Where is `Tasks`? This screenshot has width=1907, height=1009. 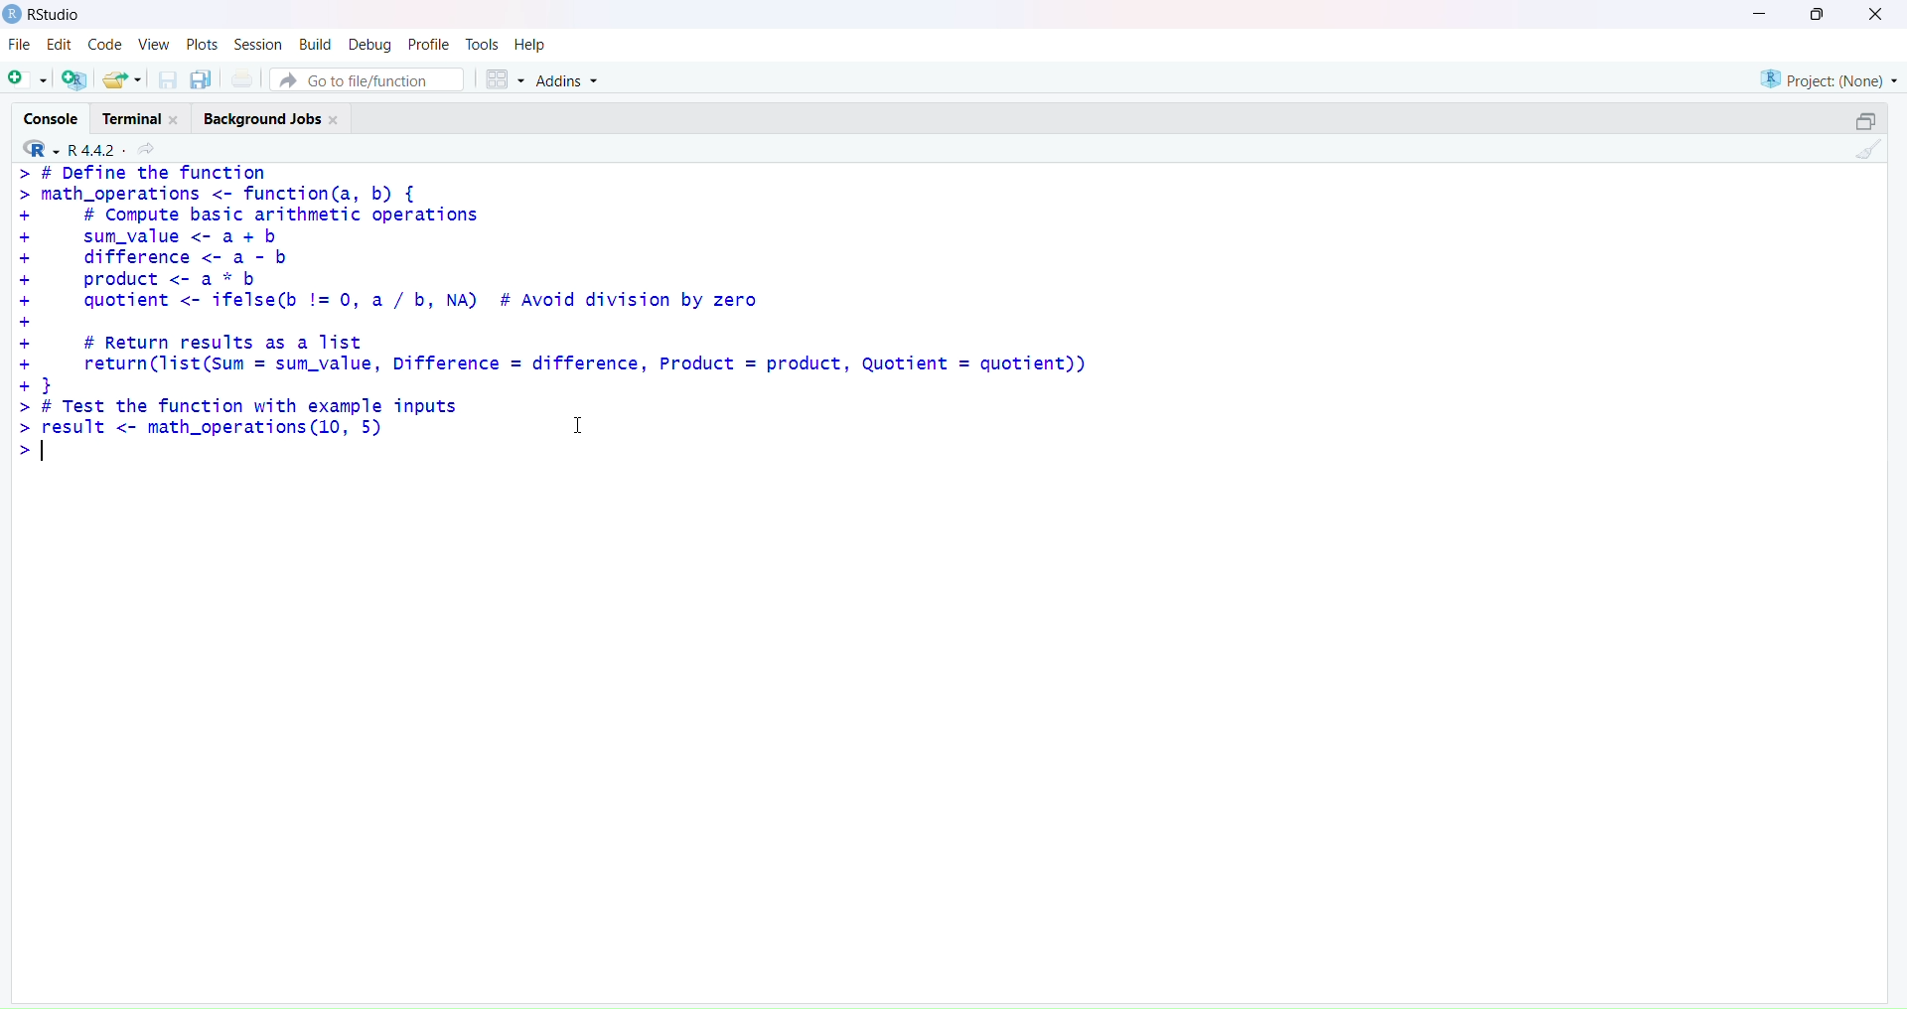
Tasks is located at coordinates (482, 43).